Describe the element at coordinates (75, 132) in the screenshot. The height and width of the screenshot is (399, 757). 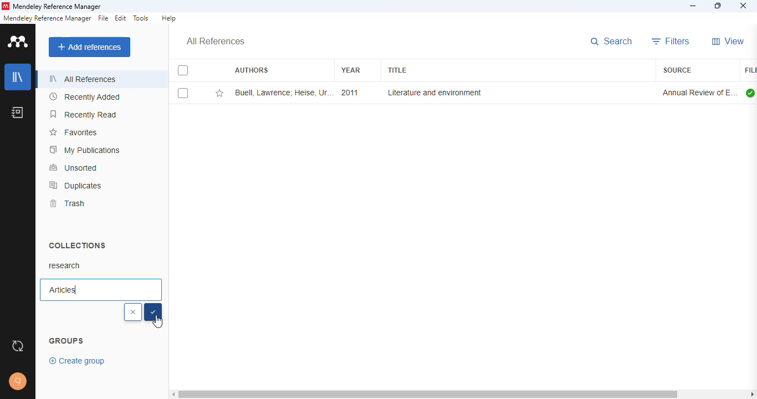
I see `favorites` at that location.